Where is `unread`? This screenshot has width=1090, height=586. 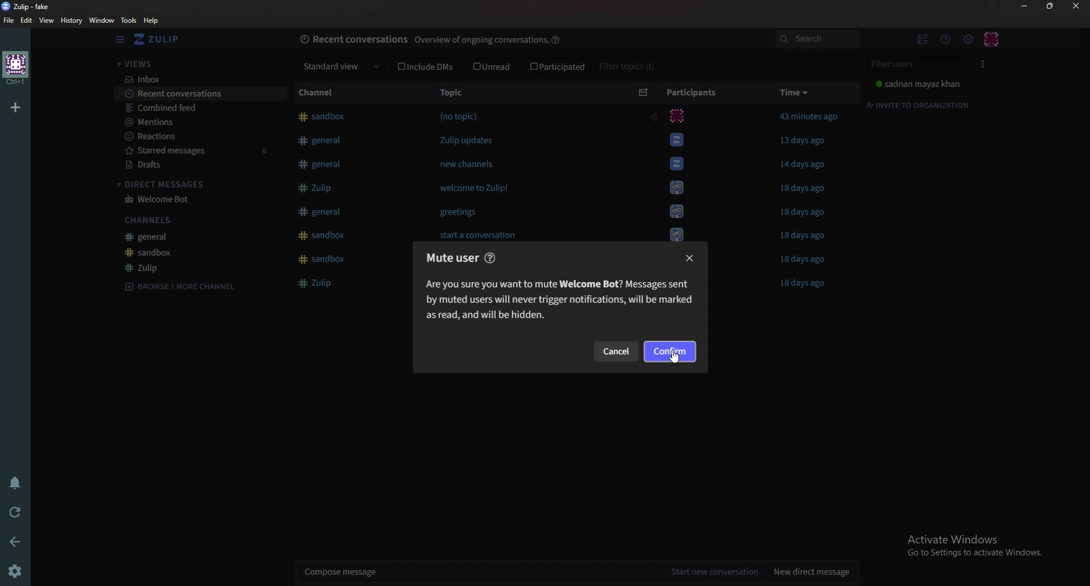 unread is located at coordinates (494, 66).